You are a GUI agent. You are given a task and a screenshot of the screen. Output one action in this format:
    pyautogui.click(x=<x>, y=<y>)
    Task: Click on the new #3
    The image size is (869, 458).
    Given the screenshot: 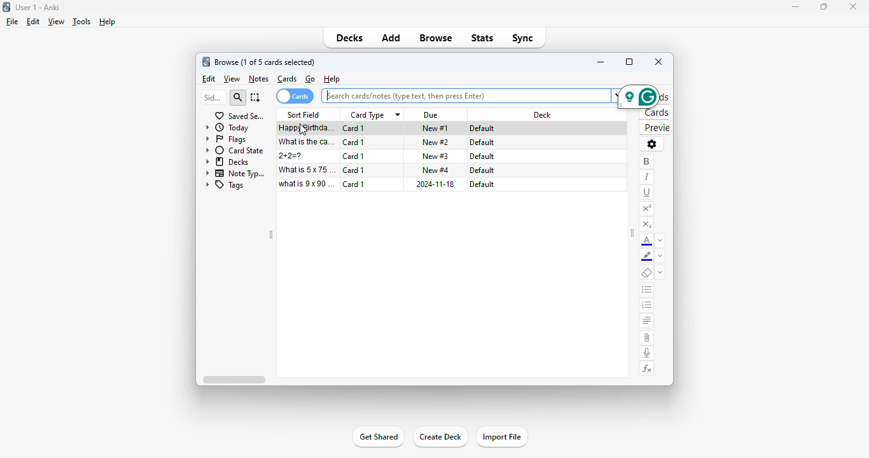 What is the action you would take?
    pyautogui.click(x=435, y=156)
    